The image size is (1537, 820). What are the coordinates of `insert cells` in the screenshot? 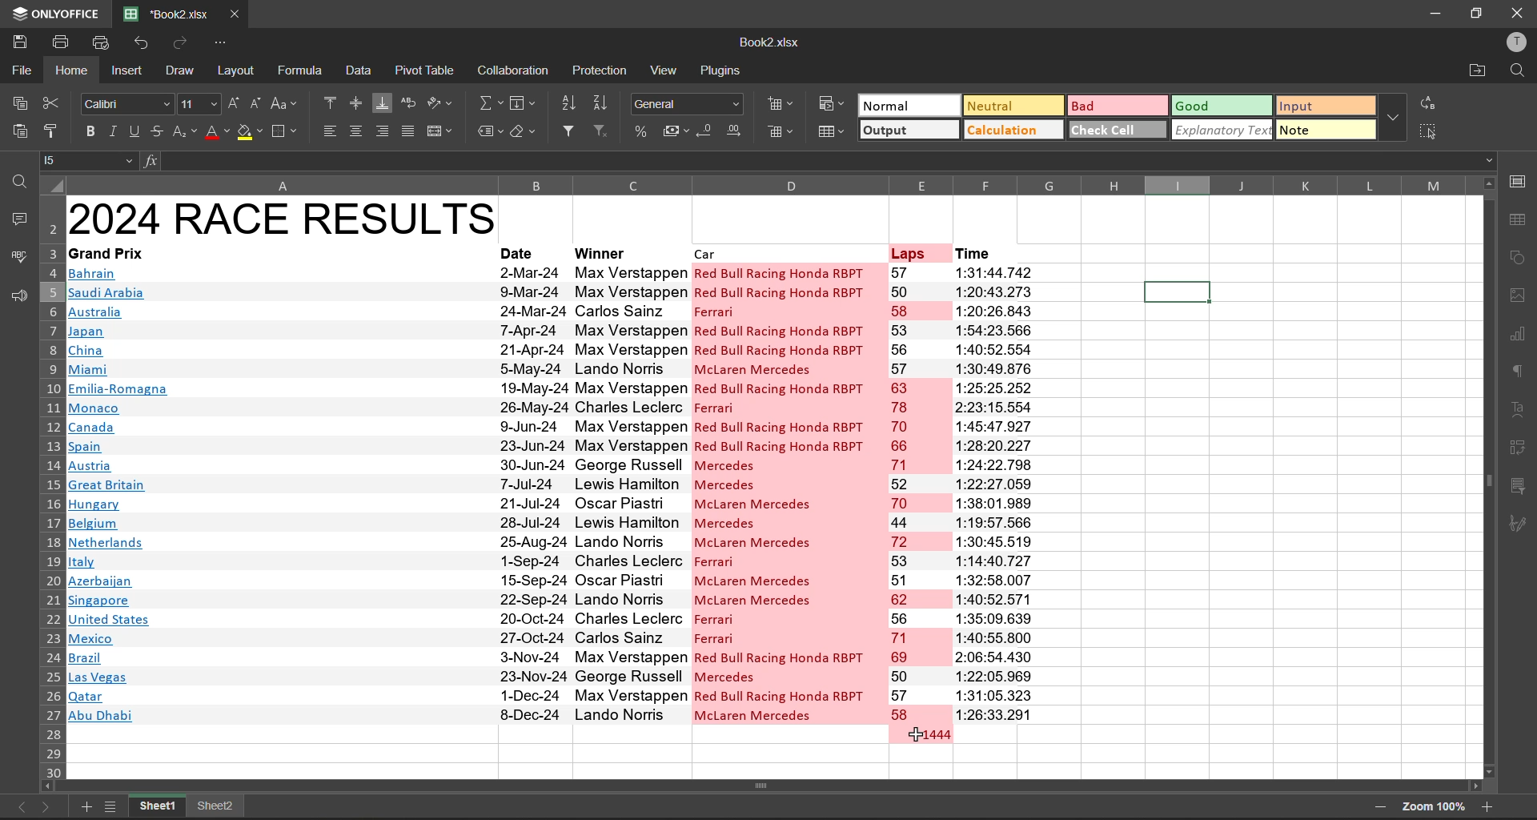 It's located at (784, 106).